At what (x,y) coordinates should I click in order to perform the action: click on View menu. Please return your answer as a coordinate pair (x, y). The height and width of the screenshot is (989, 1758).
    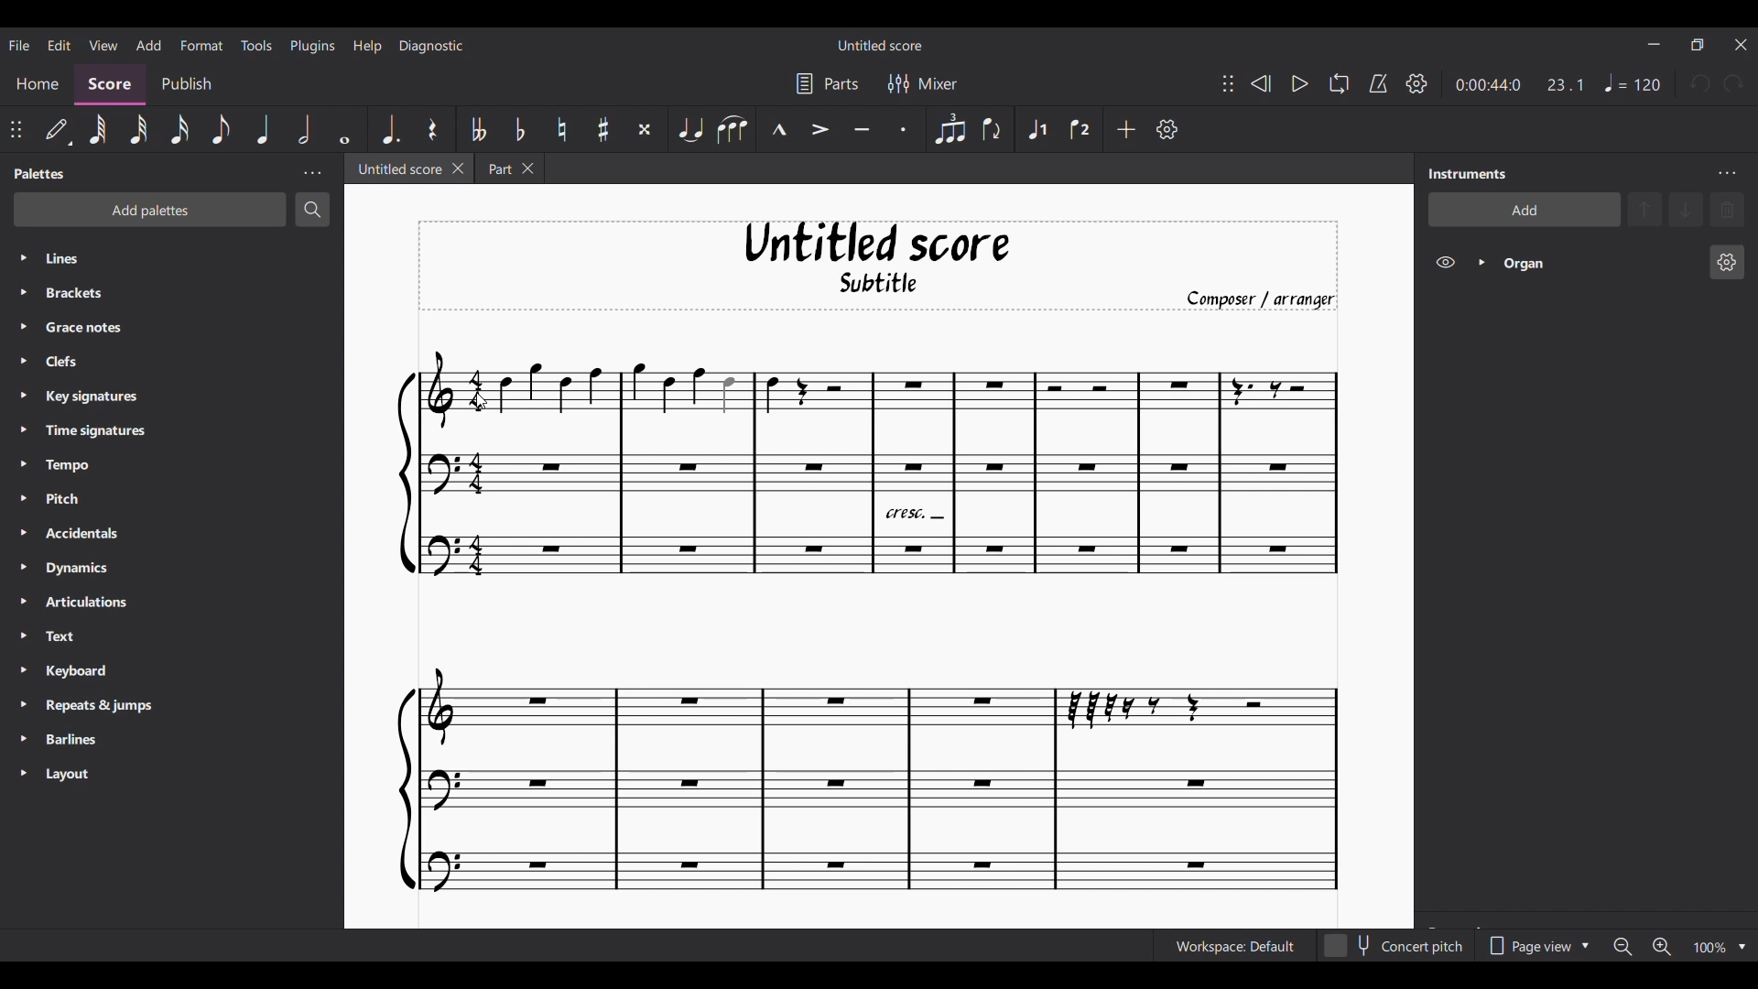
    Looking at the image, I should click on (103, 44).